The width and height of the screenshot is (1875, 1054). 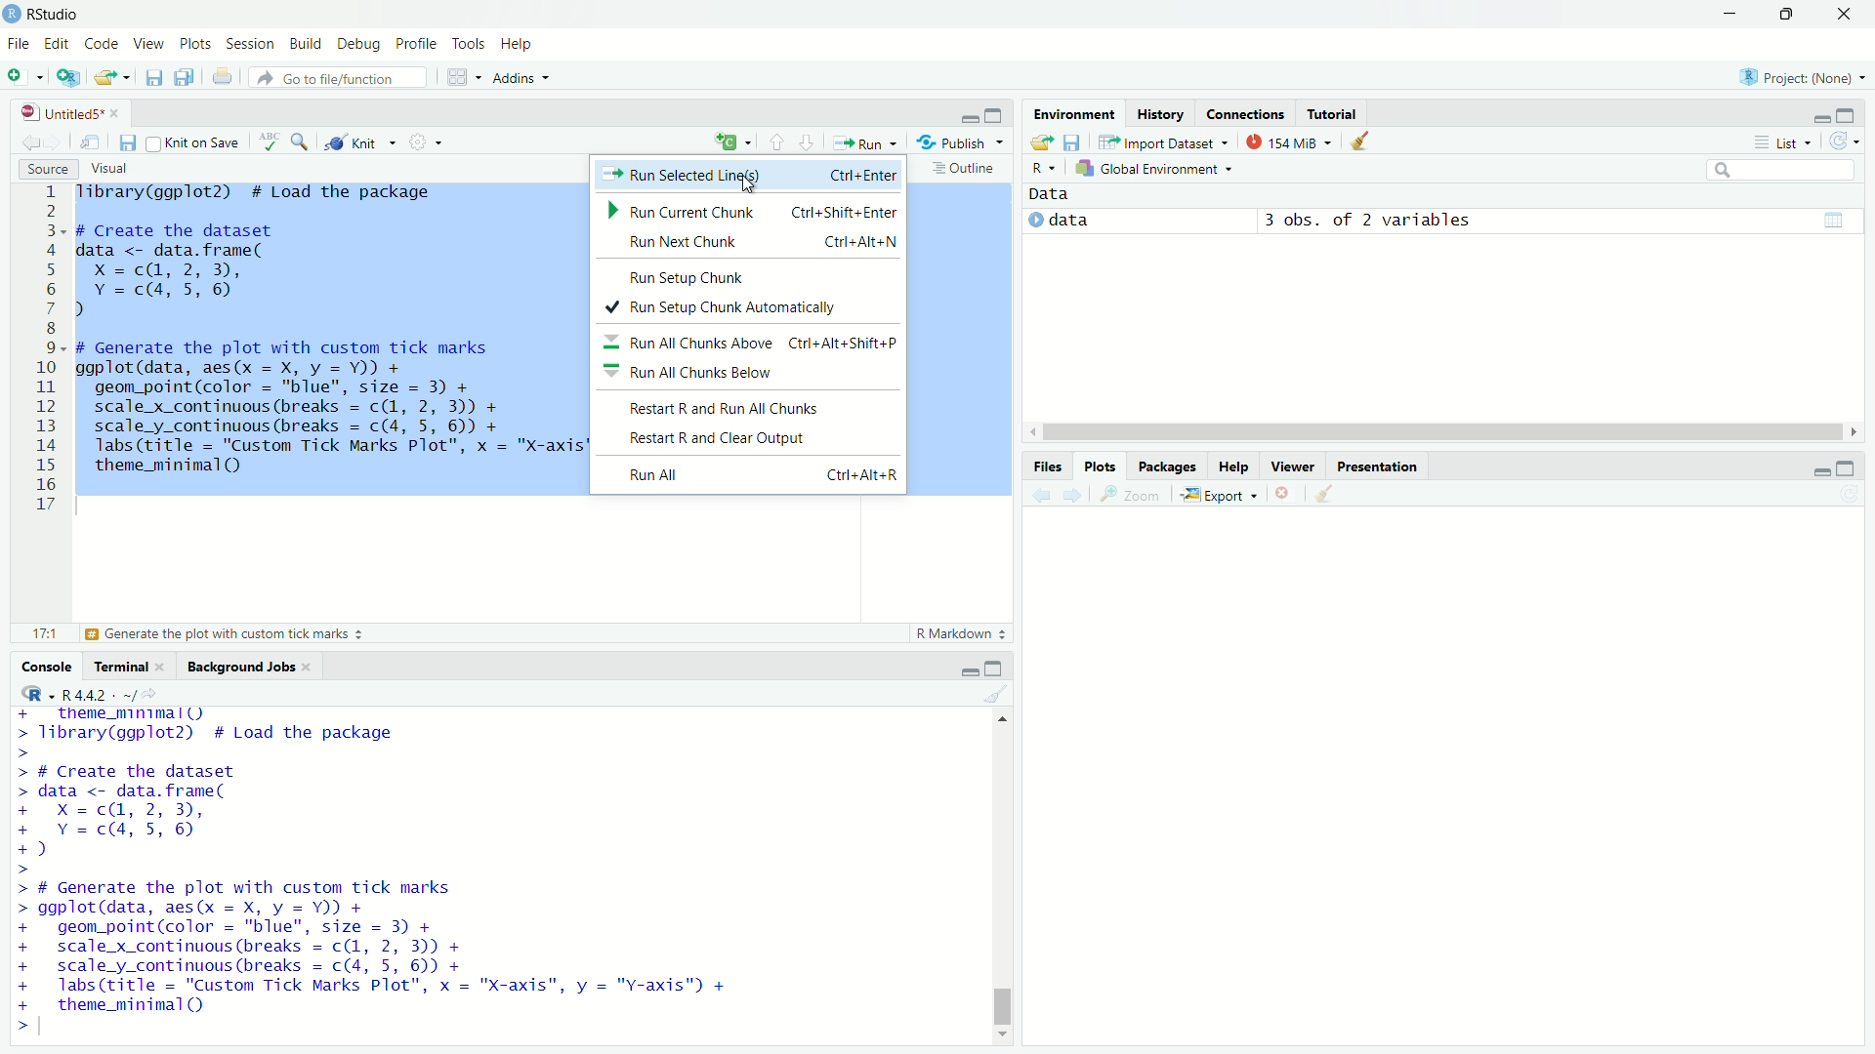 I want to click on previous plot, so click(x=1035, y=494).